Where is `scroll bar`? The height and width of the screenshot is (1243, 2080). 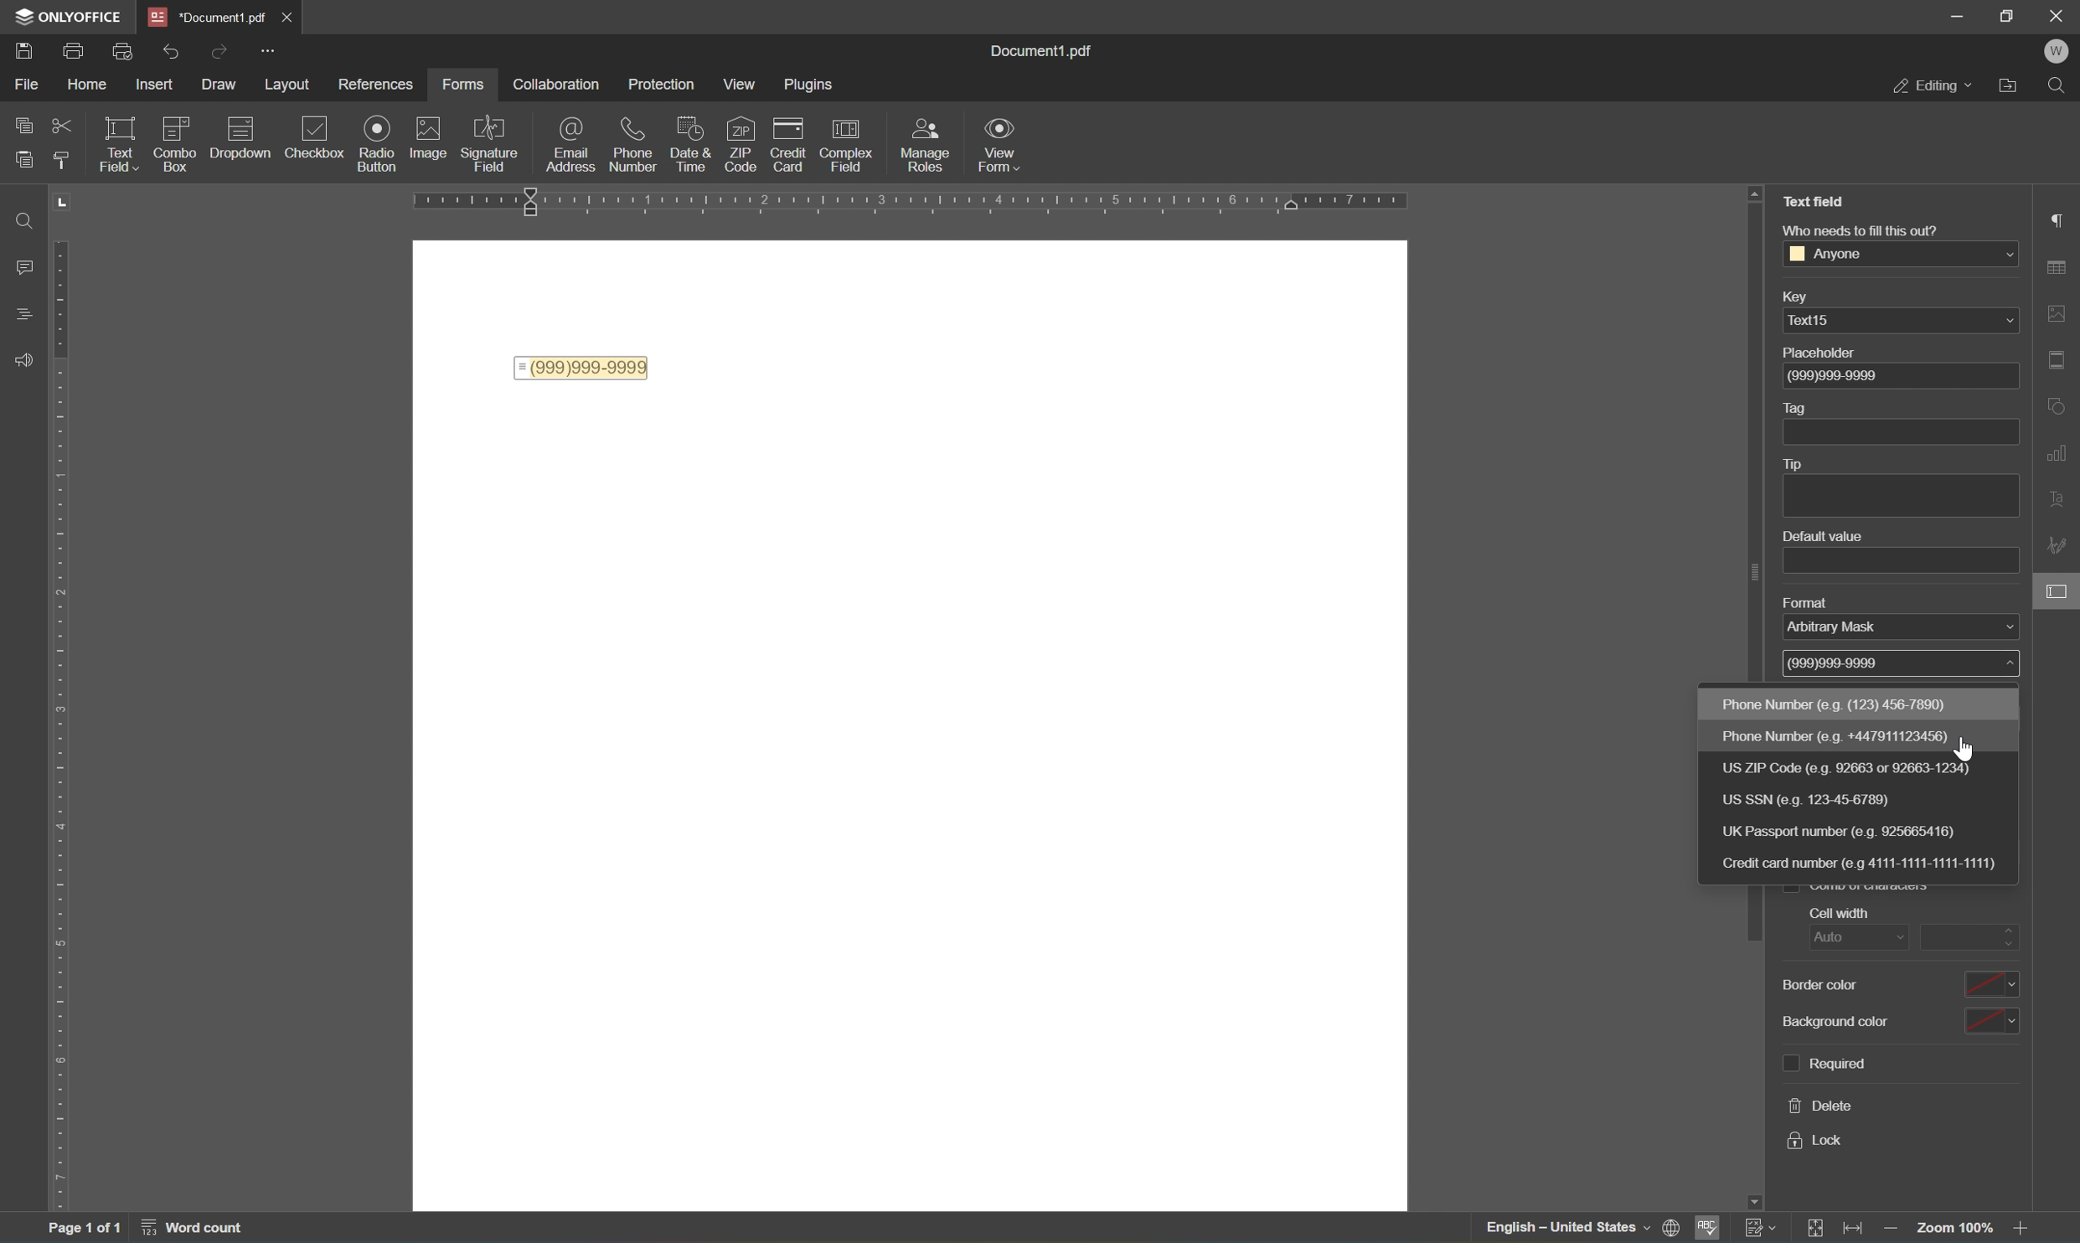
scroll bar is located at coordinates (1750, 920).